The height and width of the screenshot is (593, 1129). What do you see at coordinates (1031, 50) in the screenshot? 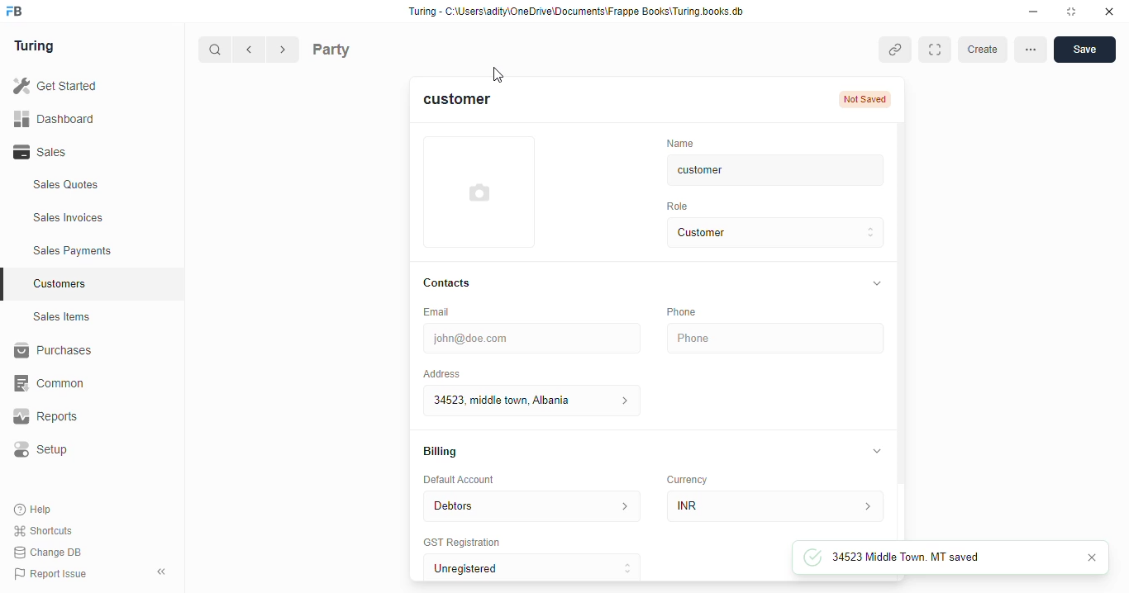
I see `more options` at bounding box center [1031, 50].